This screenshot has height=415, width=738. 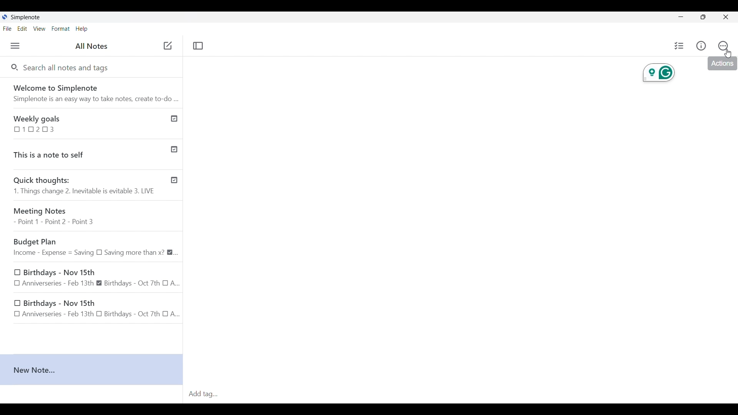 What do you see at coordinates (93, 309) in the screenshot?
I see `Birthdays - Nov 15th` at bounding box center [93, 309].